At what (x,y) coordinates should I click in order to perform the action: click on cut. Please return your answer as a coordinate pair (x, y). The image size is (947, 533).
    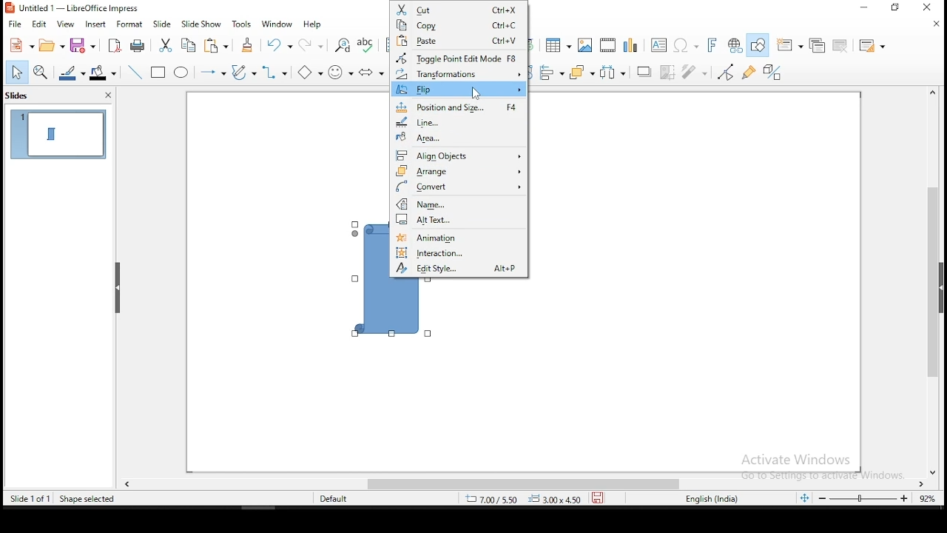
    Looking at the image, I should click on (459, 9).